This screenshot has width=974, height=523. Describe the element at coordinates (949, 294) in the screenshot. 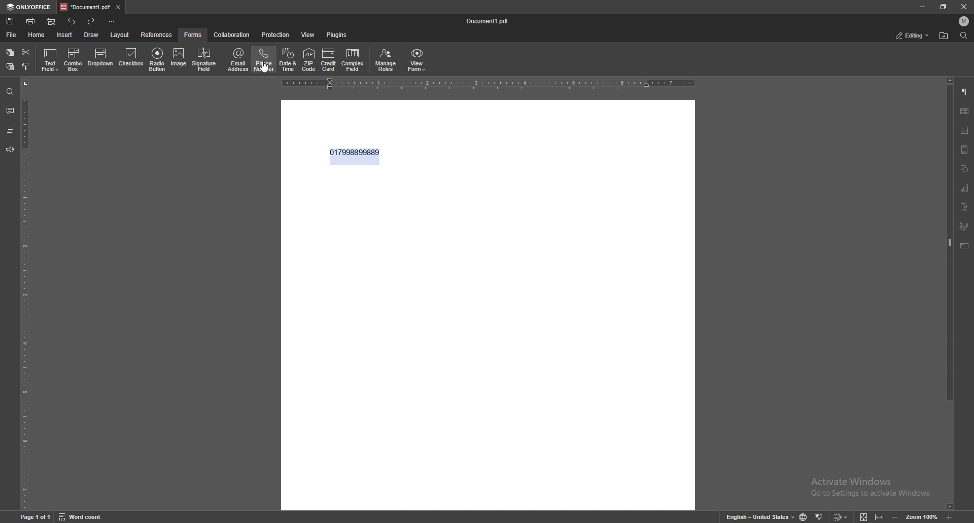

I see `scroll bar` at that location.